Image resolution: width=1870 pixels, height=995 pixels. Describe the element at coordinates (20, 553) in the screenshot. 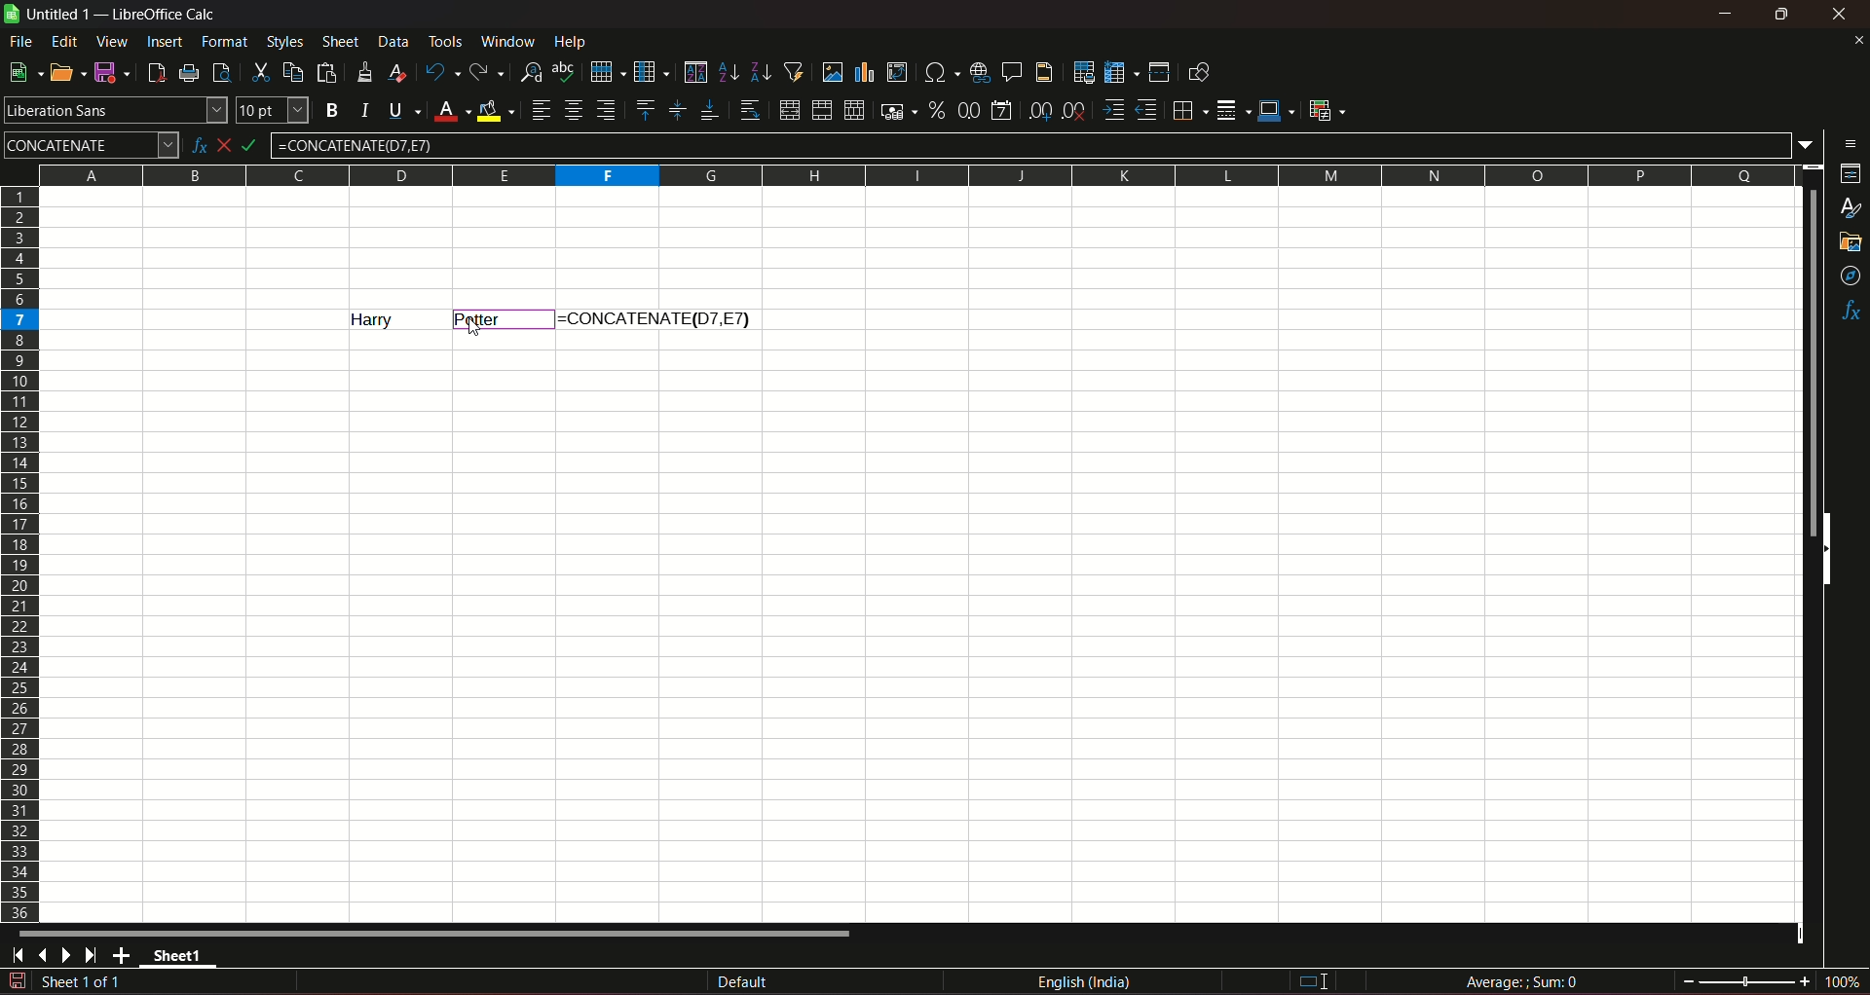

I see `rows` at that location.